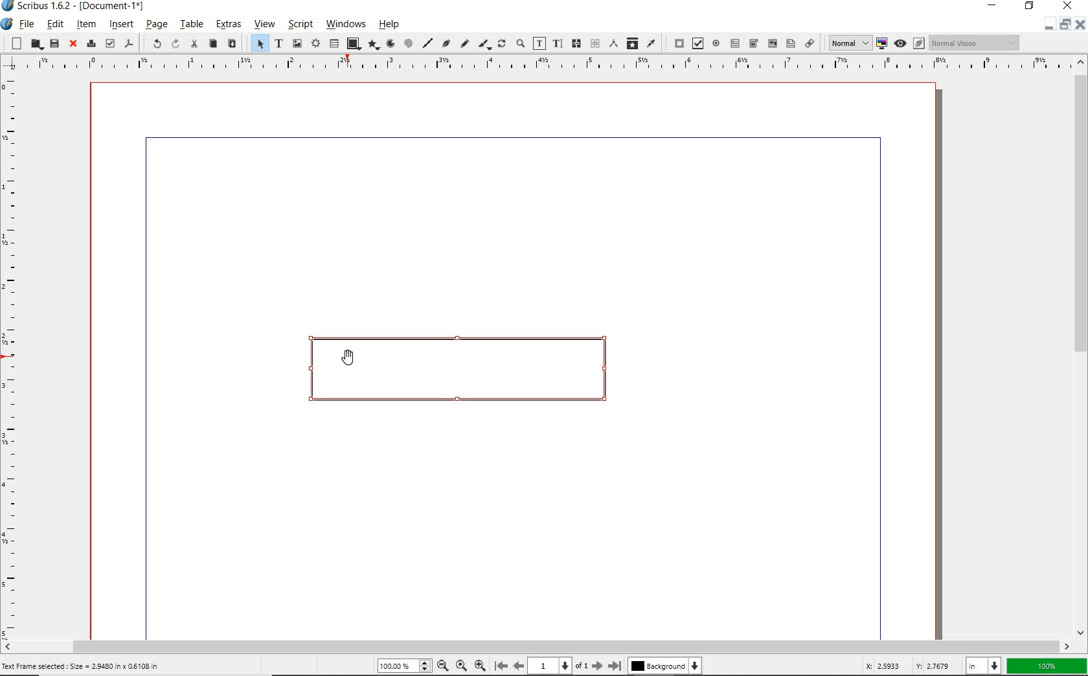 Image resolution: width=1088 pixels, height=676 pixels. I want to click on line, so click(427, 43).